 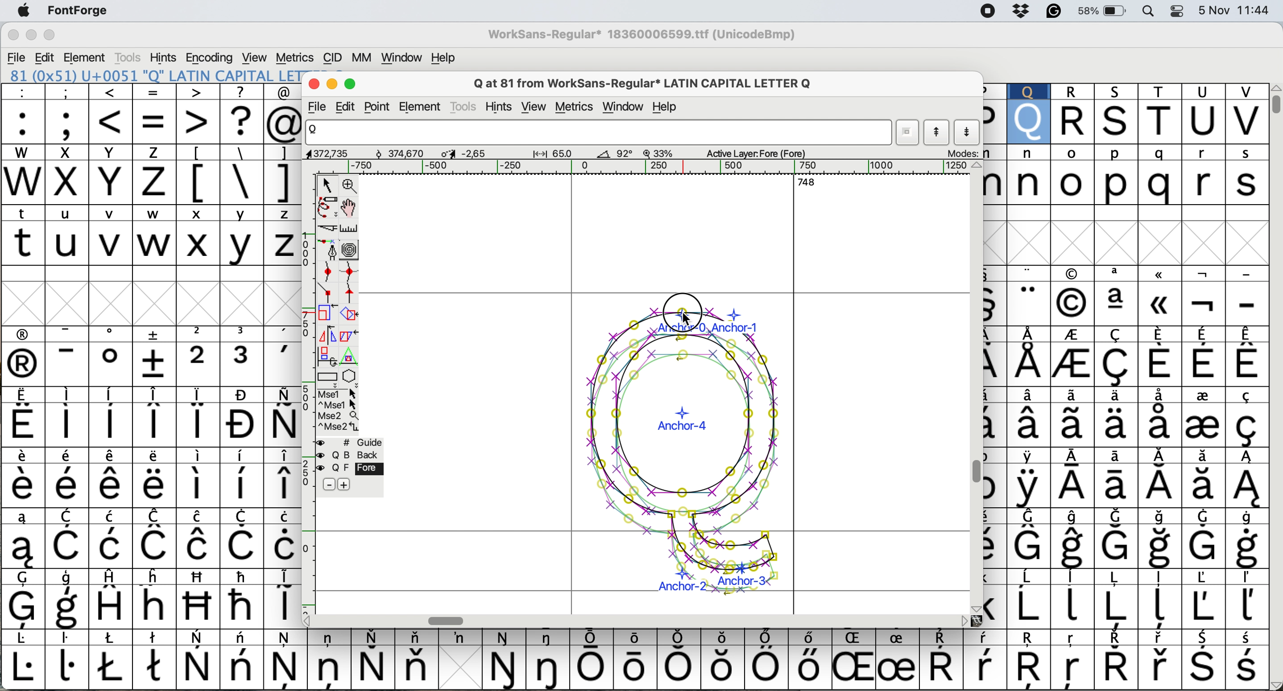 I want to click on special characters, so click(x=150, y=475).